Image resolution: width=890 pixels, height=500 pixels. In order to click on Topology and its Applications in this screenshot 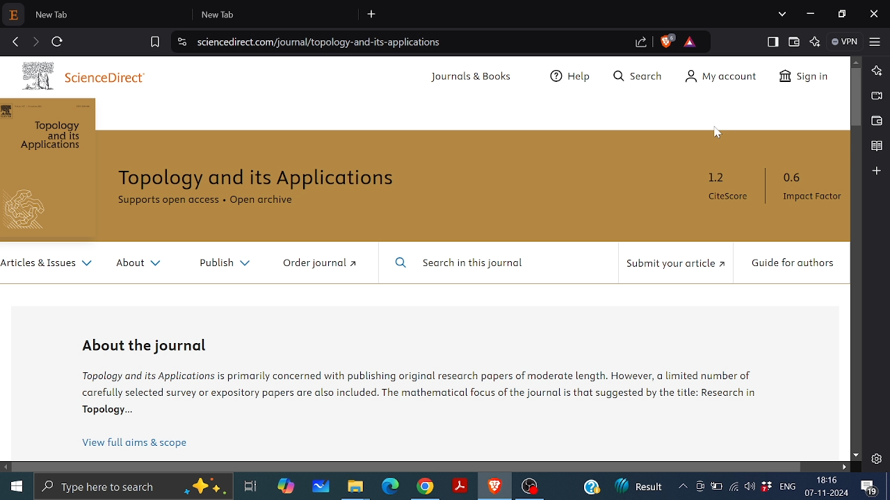, I will do `click(48, 137)`.